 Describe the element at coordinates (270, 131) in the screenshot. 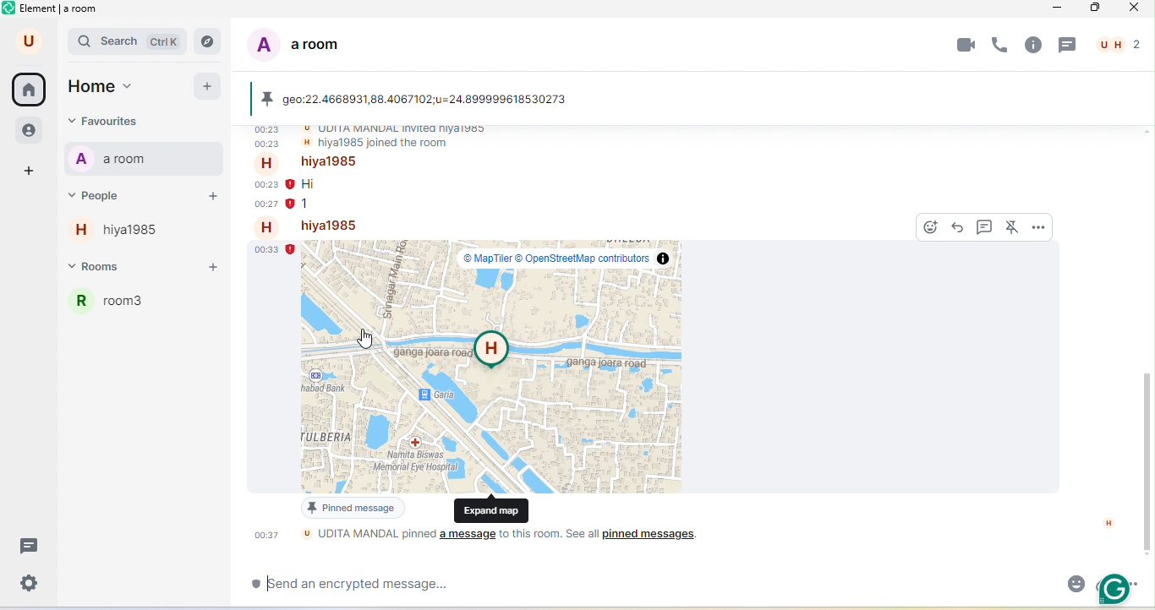

I see `00.23` at that location.